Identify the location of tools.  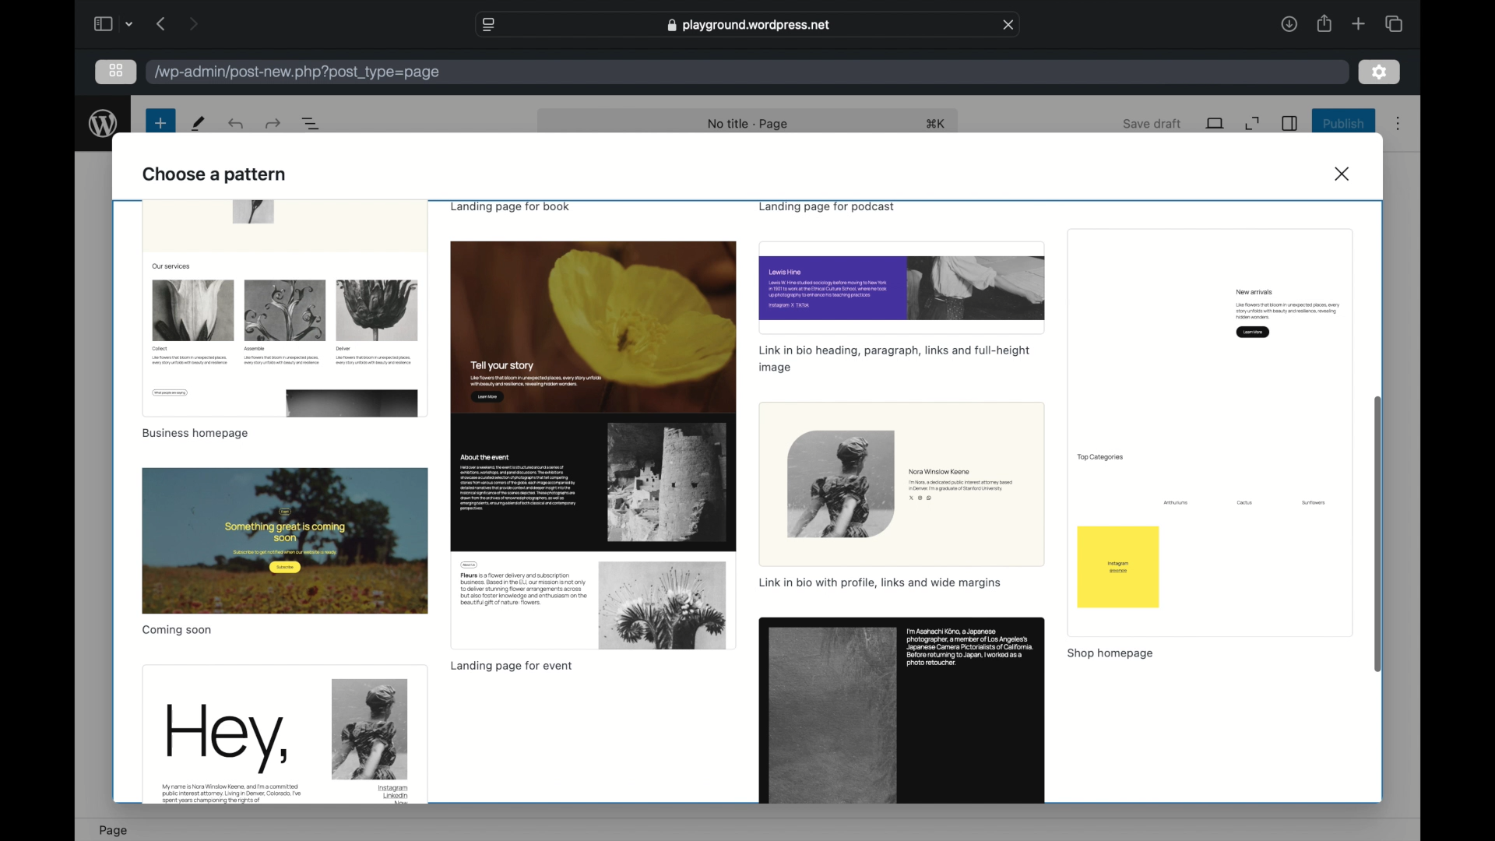
(199, 124).